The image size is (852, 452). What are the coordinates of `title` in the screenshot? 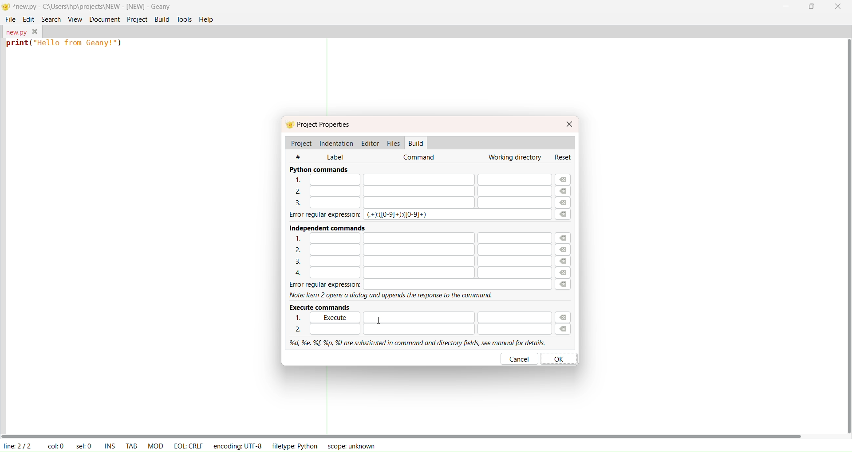 It's located at (92, 6).